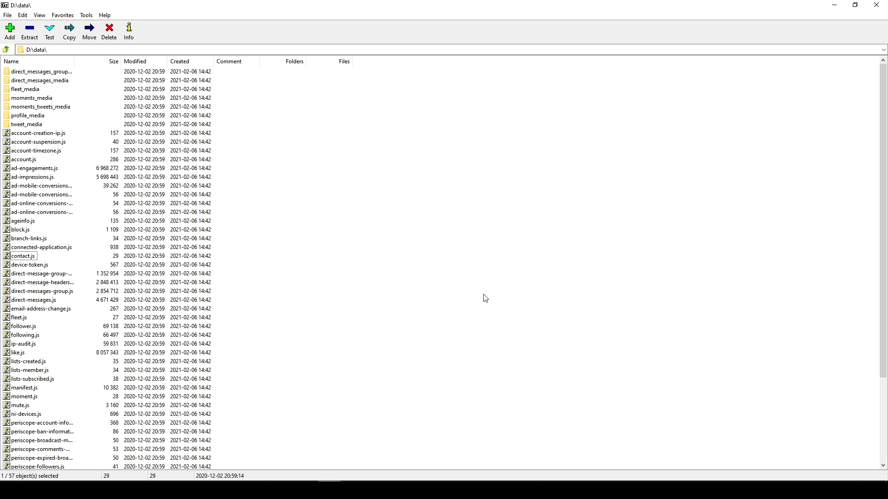  I want to click on Add, so click(12, 31).